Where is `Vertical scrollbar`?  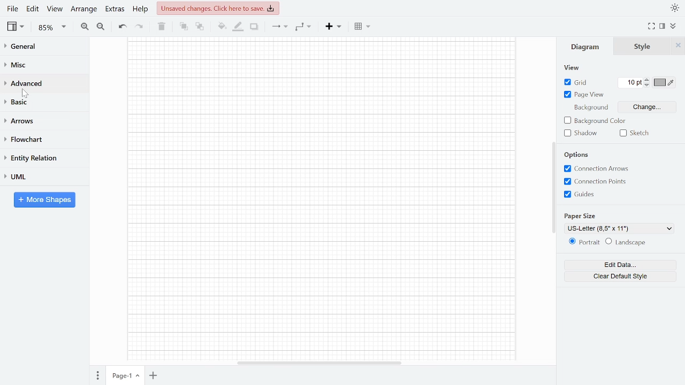
Vertical scrollbar is located at coordinates (553, 187).